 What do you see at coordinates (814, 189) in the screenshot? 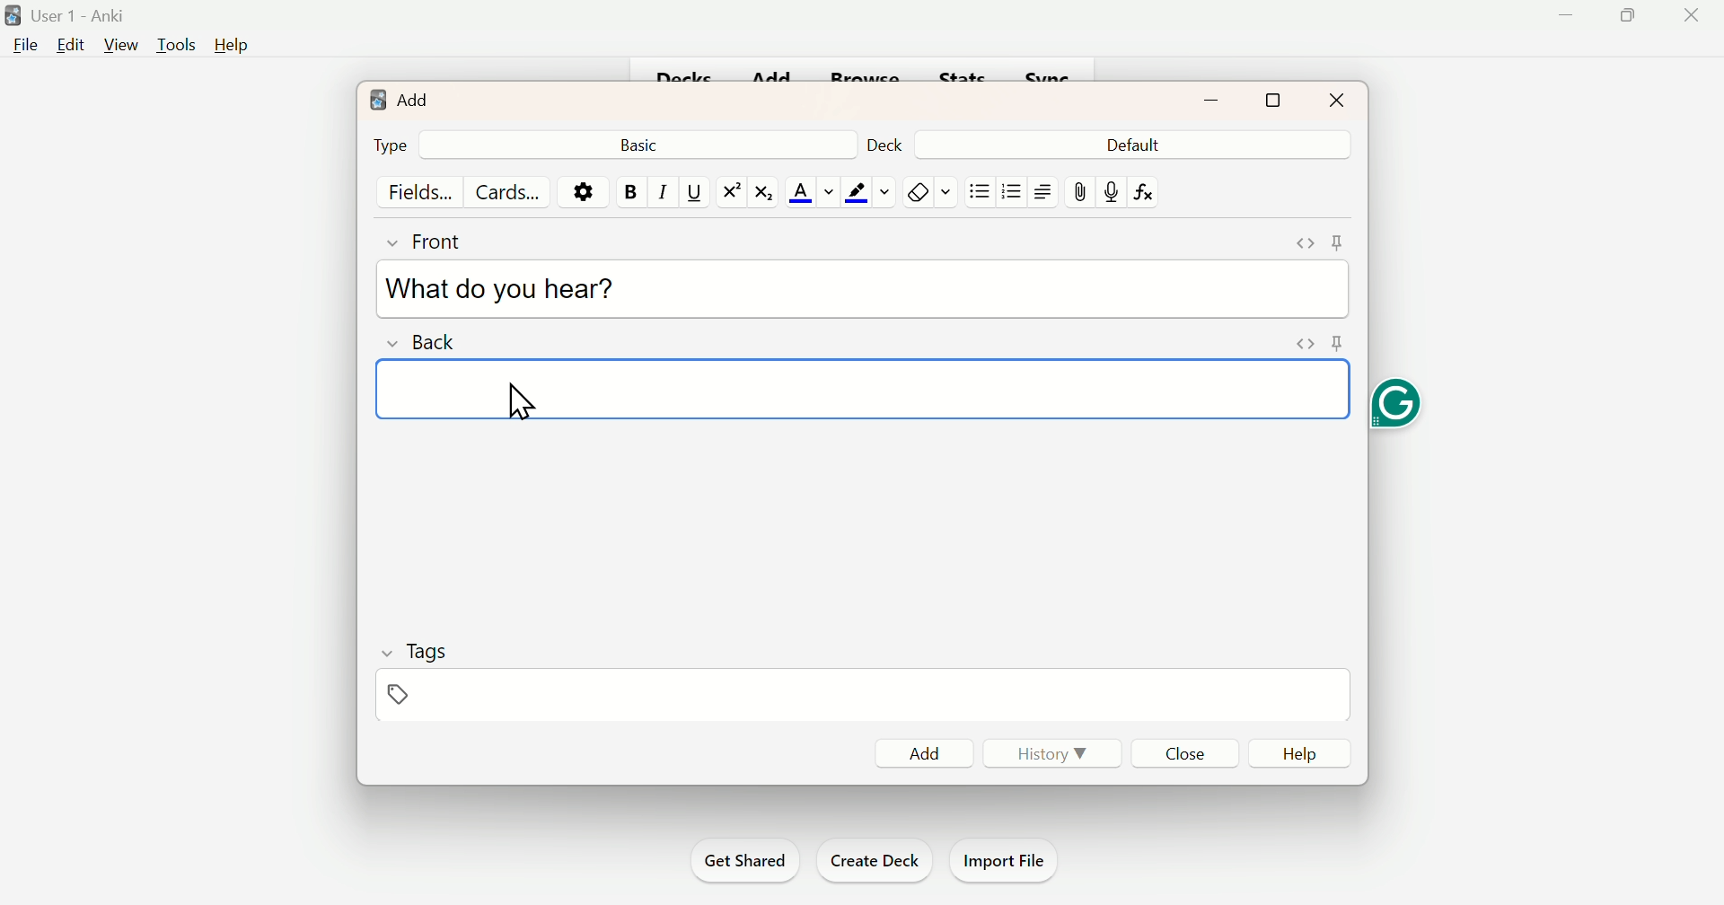
I see `Text Color` at bounding box center [814, 189].